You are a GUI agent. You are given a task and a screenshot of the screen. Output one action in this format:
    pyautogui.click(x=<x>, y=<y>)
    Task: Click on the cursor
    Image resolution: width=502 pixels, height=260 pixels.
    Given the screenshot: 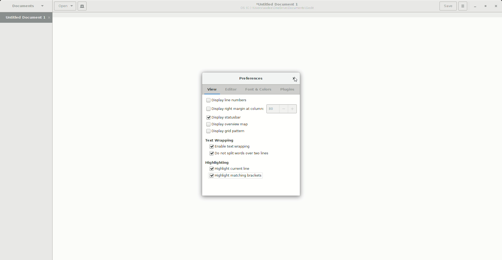 What is the action you would take?
    pyautogui.click(x=300, y=80)
    